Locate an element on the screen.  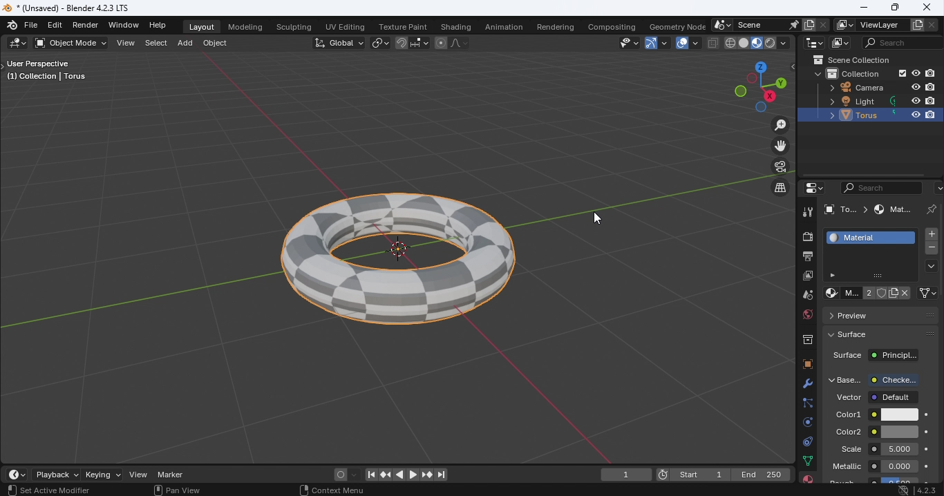
Texture paint is located at coordinates (404, 26).